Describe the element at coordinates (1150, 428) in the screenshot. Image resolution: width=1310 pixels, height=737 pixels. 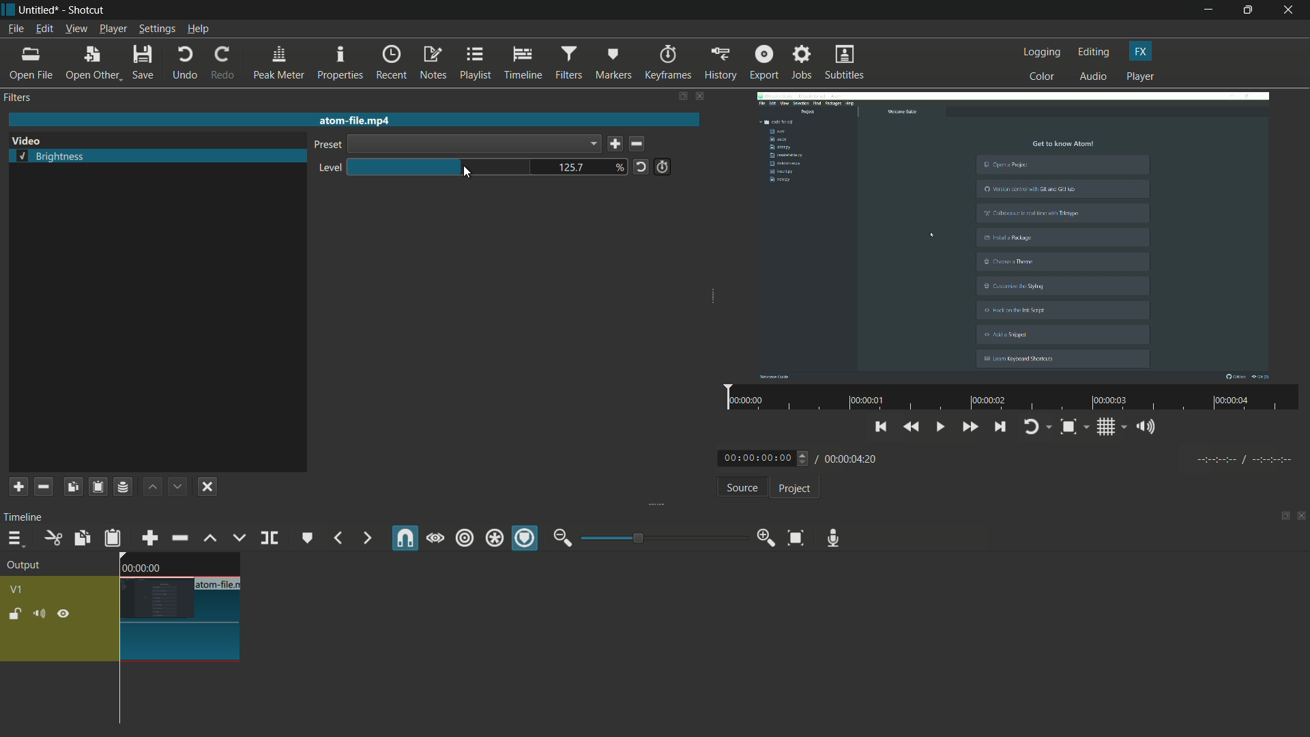
I see `show the volume control` at that location.